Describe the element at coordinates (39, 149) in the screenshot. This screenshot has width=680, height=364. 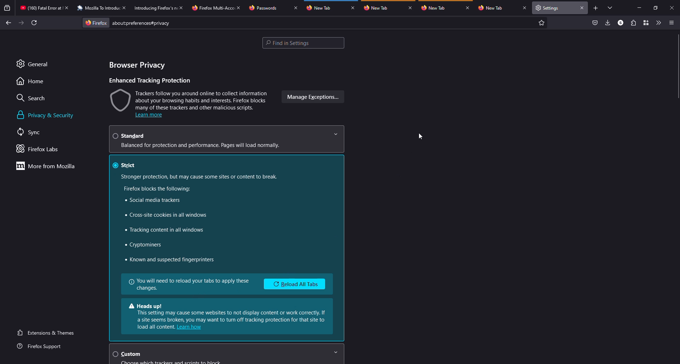
I see `firefox labs` at that location.